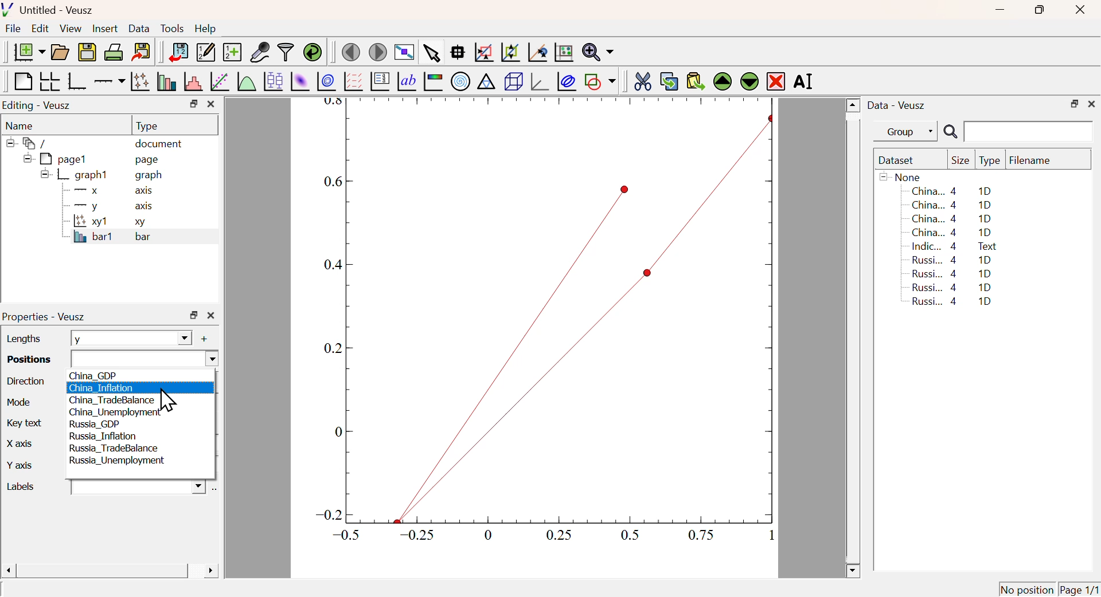 The image size is (1101, 597). Describe the element at coordinates (49, 81) in the screenshot. I see `Arrange graph in grid` at that location.